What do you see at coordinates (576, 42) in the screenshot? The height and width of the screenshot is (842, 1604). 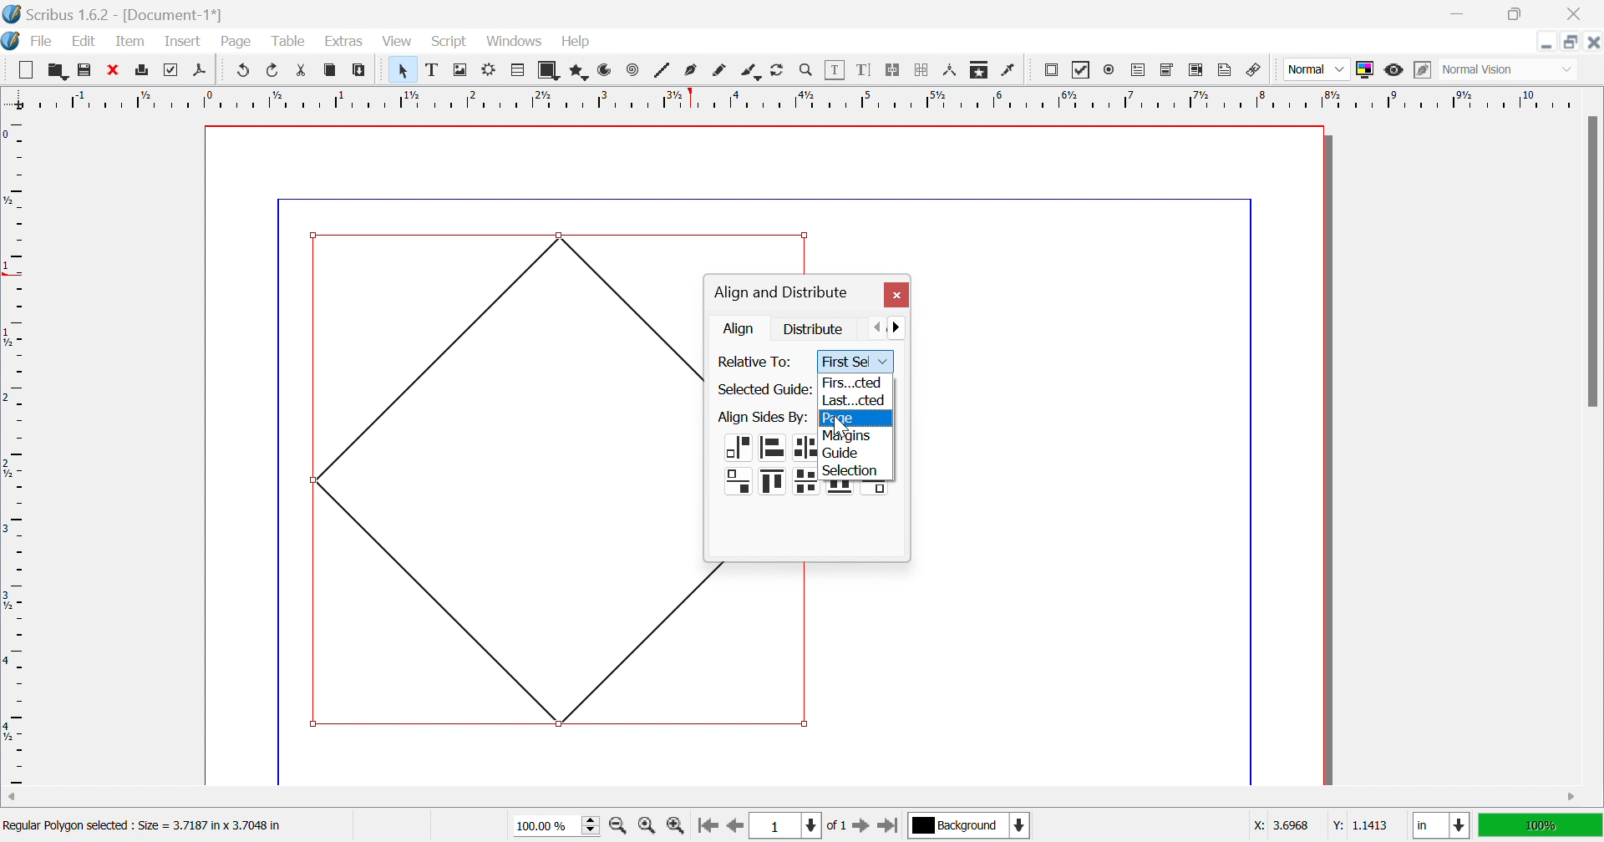 I see `Help` at bounding box center [576, 42].